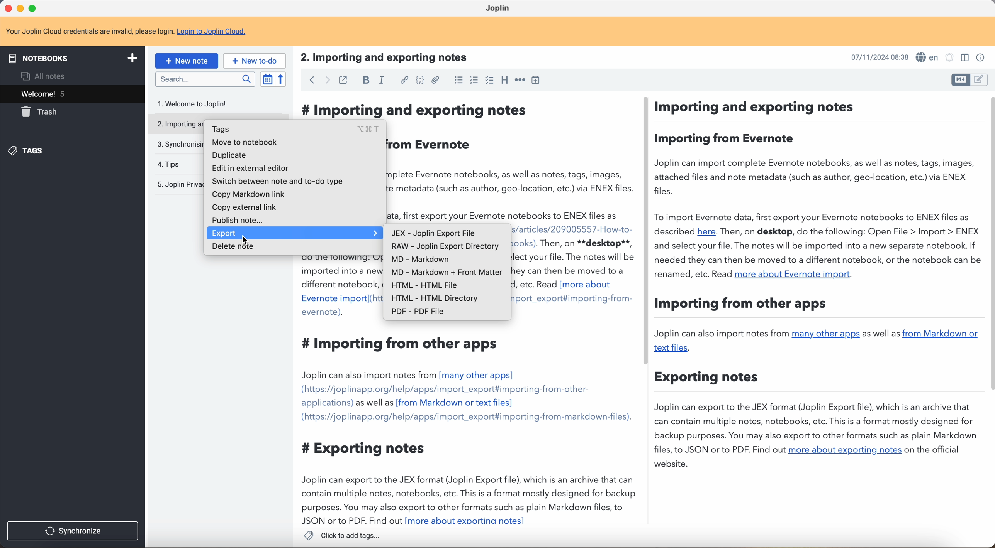  I want to click on click to add tags, so click(342, 535).